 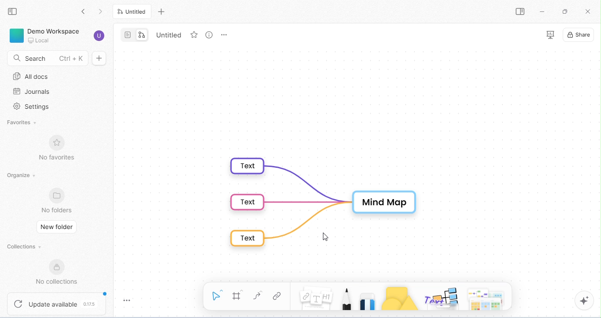 What do you see at coordinates (31, 92) in the screenshot?
I see `journal` at bounding box center [31, 92].